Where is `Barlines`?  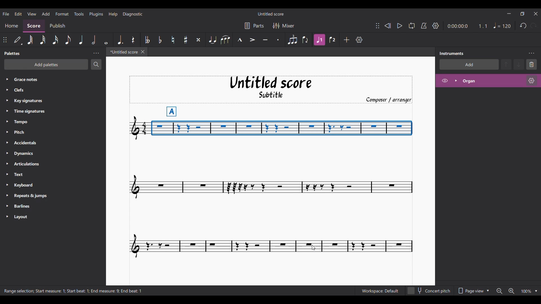
Barlines is located at coordinates (30, 207).